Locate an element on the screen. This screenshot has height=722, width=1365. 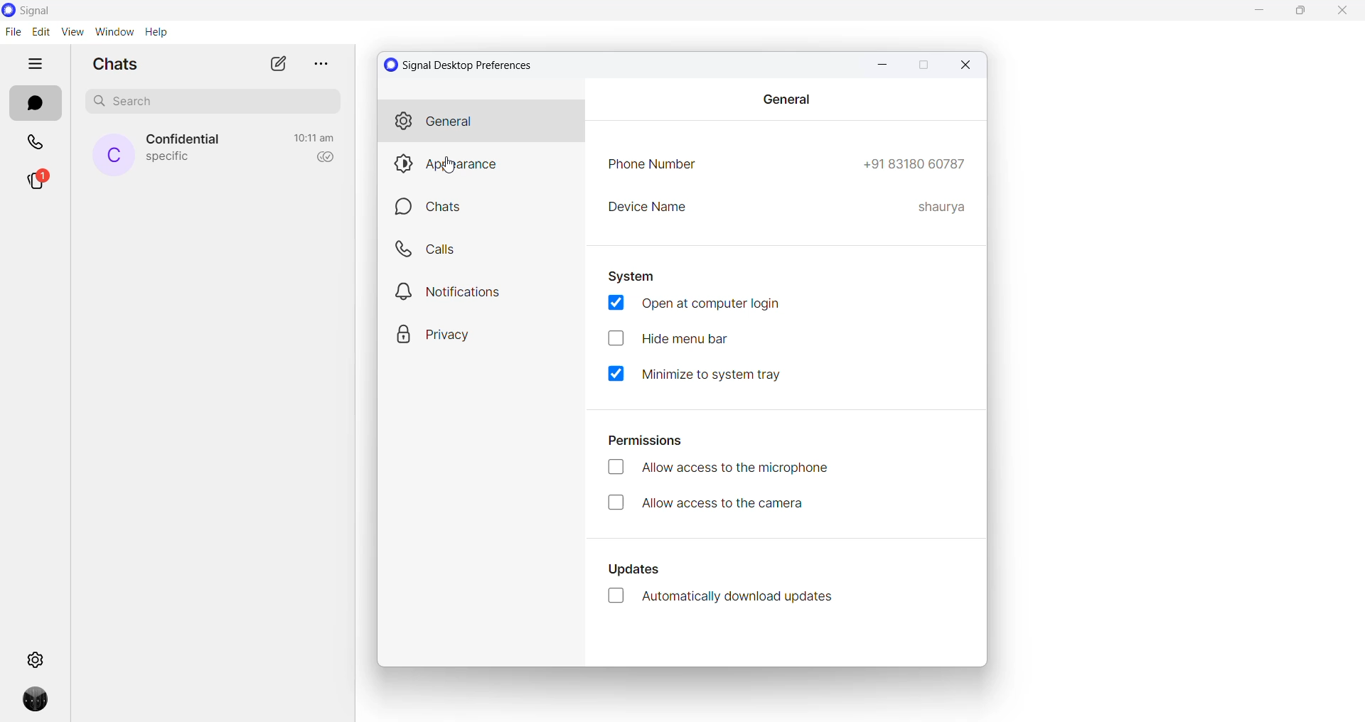
contact name is located at coordinates (186, 140).